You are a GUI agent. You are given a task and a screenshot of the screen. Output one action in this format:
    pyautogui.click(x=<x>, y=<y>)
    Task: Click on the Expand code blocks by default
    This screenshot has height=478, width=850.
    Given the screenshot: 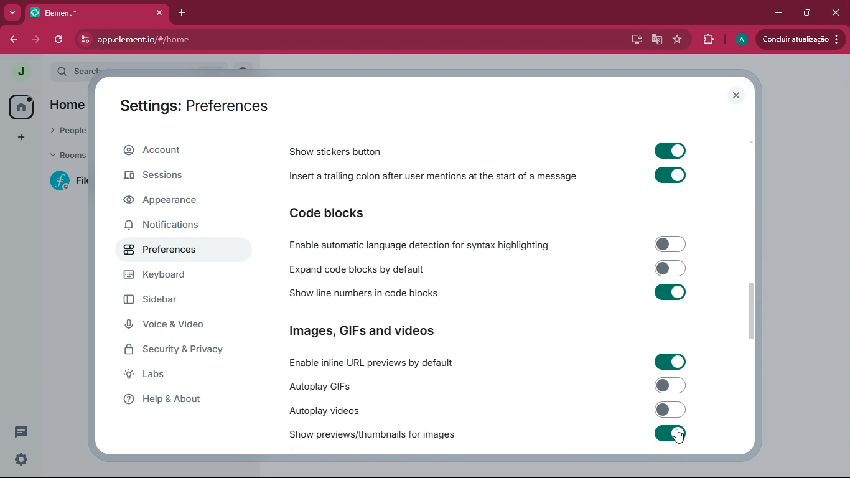 What is the action you would take?
    pyautogui.click(x=358, y=269)
    